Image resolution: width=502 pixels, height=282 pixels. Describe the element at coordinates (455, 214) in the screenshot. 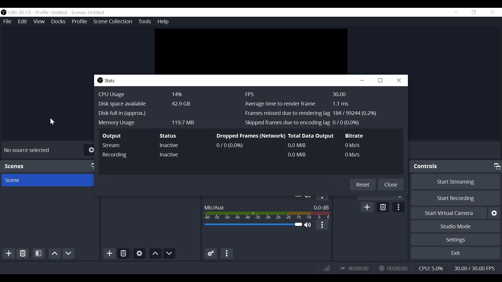

I see `Start Virtual Camera` at that location.